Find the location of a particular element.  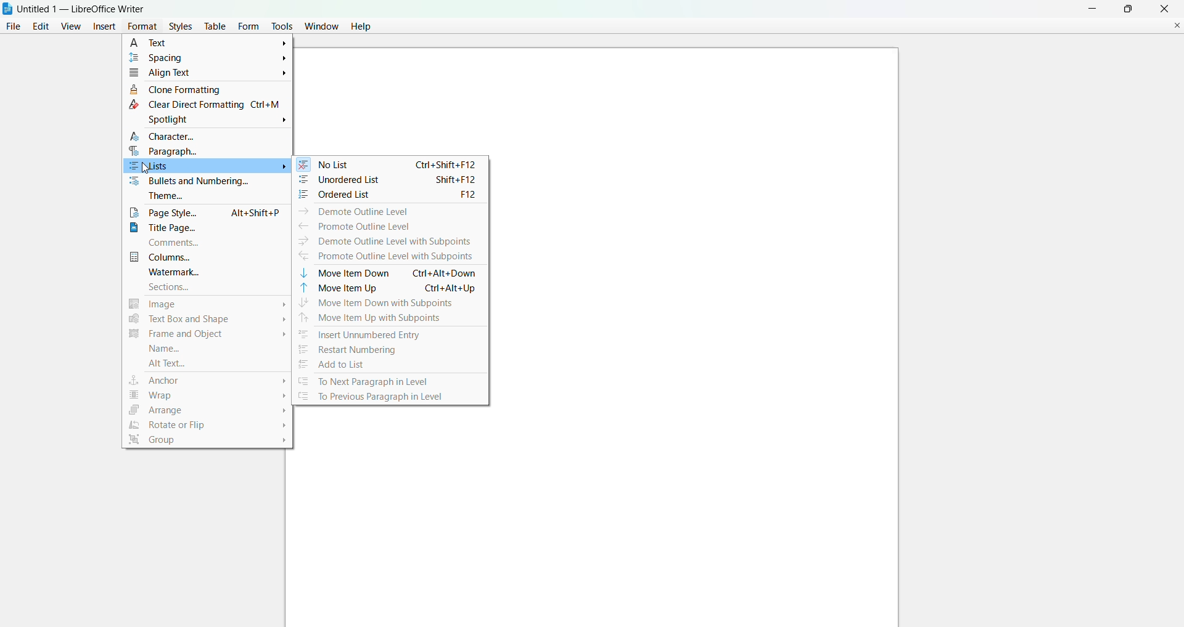

move item up with subpoints is located at coordinates (371, 318).